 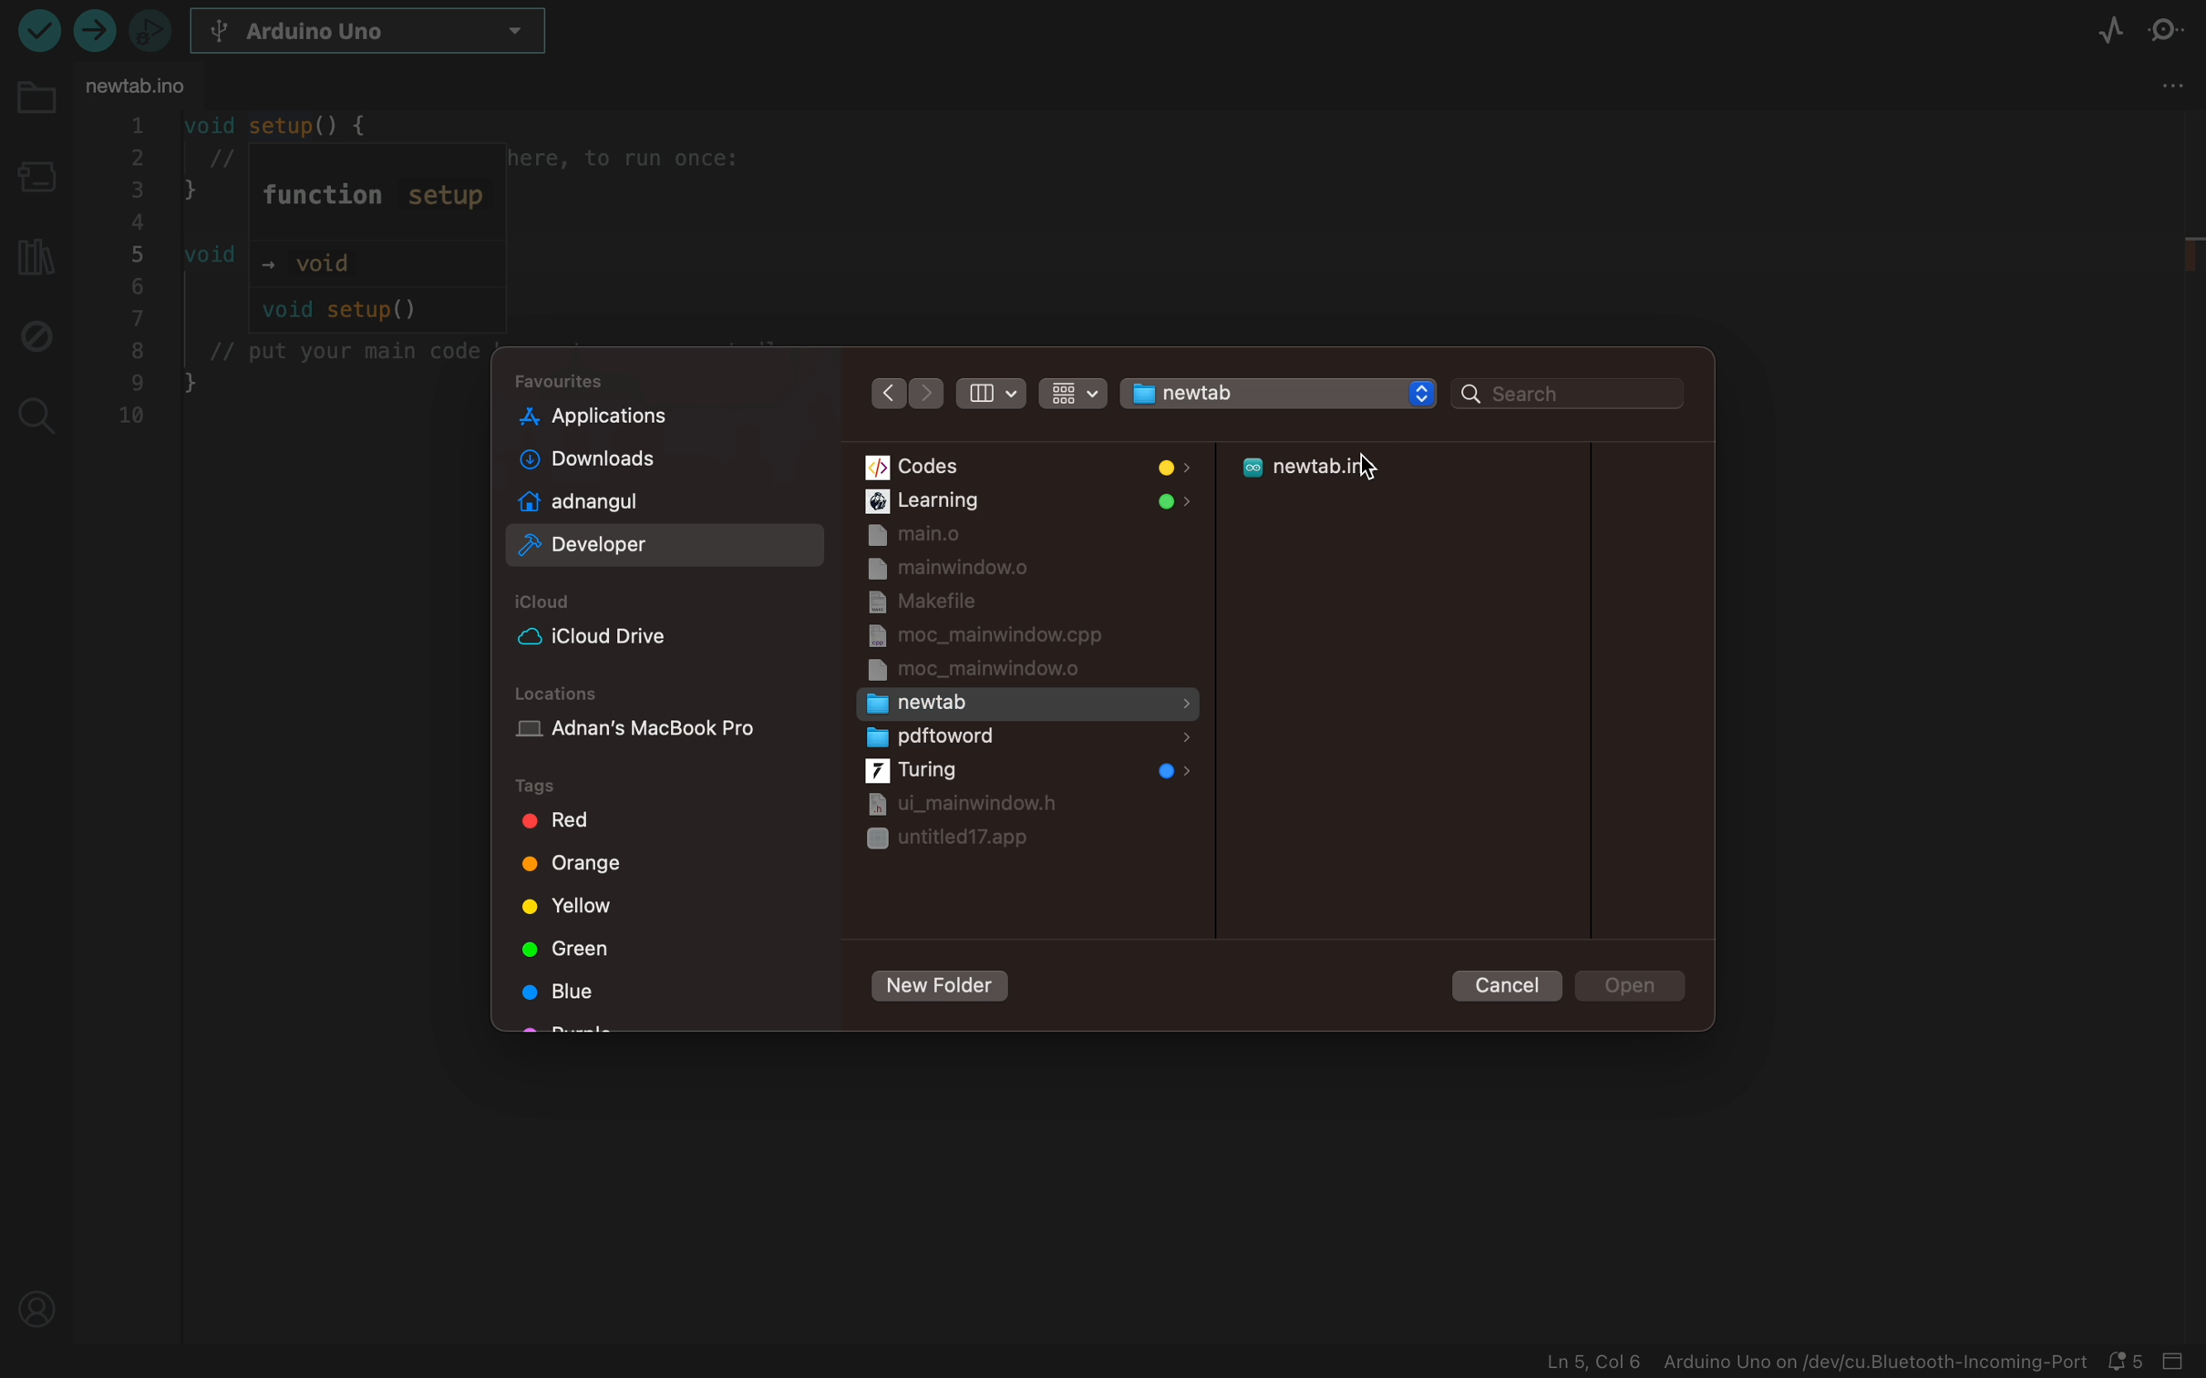 What do you see at coordinates (1568, 395) in the screenshot?
I see `search bar` at bounding box center [1568, 395].